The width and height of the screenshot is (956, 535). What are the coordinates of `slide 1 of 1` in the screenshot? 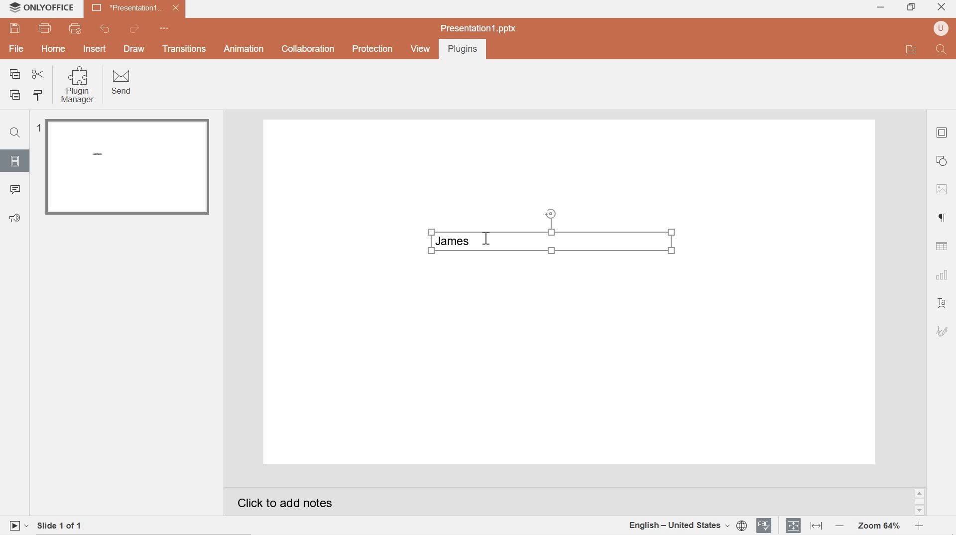 It's located at (68, 524).